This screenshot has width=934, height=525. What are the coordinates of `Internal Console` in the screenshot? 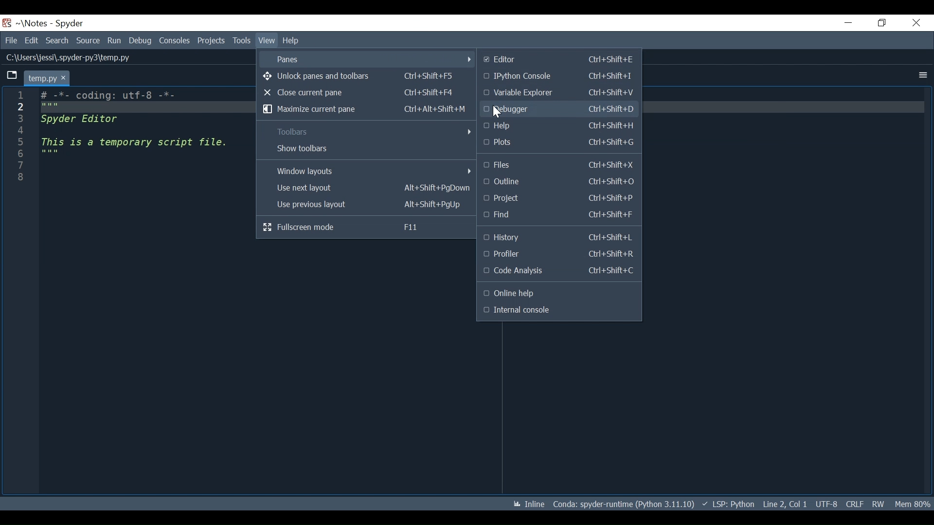 It's located at (557, 311).